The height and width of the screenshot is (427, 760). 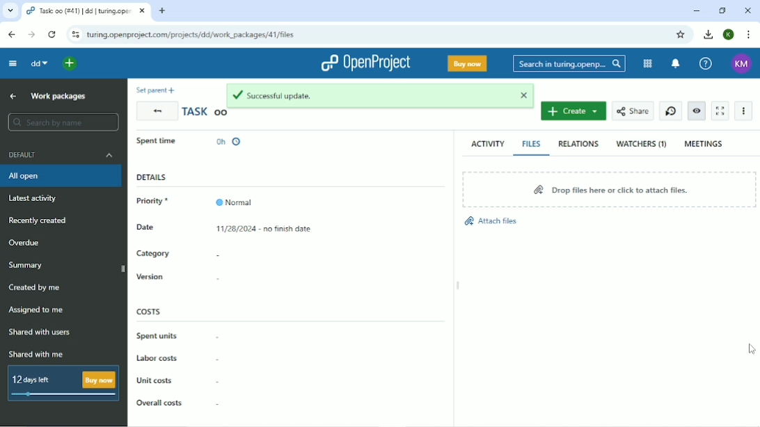 What do you see at coordinates (498, 222) in the screenshot?
I see `Attach files` at bounding box center [498, 222].